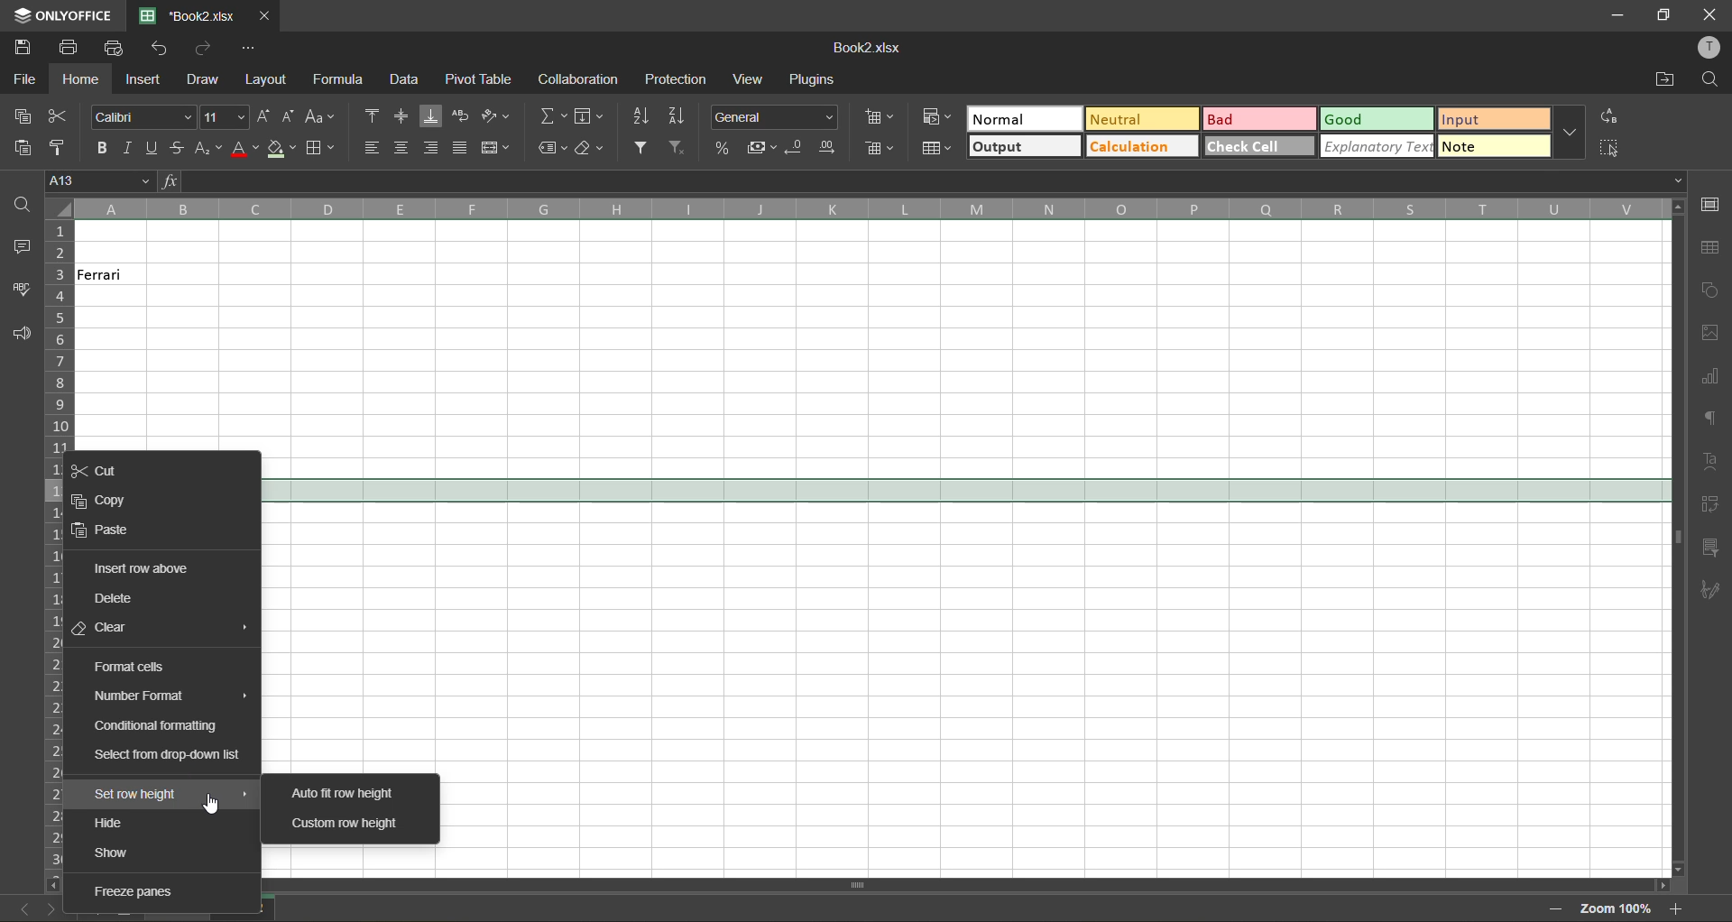  What do you see at coordinates (211, 805) in the screenshot?
I see `Cursor` at bounding box center [211, 805].